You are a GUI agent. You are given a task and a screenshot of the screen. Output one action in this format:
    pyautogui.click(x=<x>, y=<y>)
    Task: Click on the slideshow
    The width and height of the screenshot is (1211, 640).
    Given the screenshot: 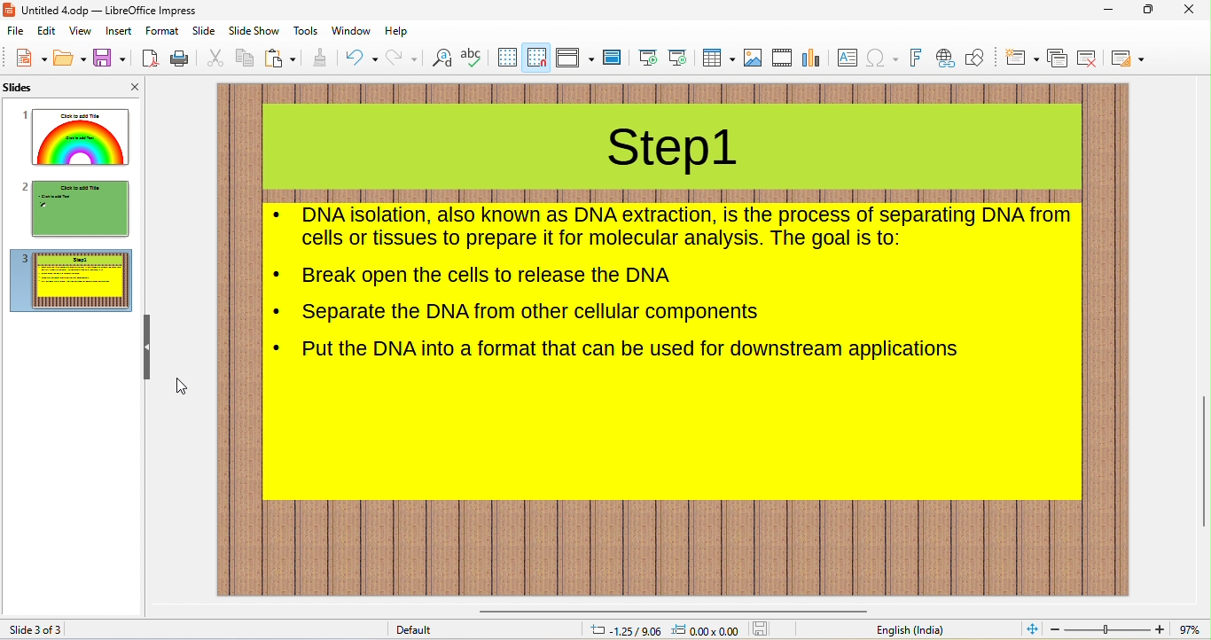 What is the action you would take?
    pyautogui.click(x=253, y=32)
    